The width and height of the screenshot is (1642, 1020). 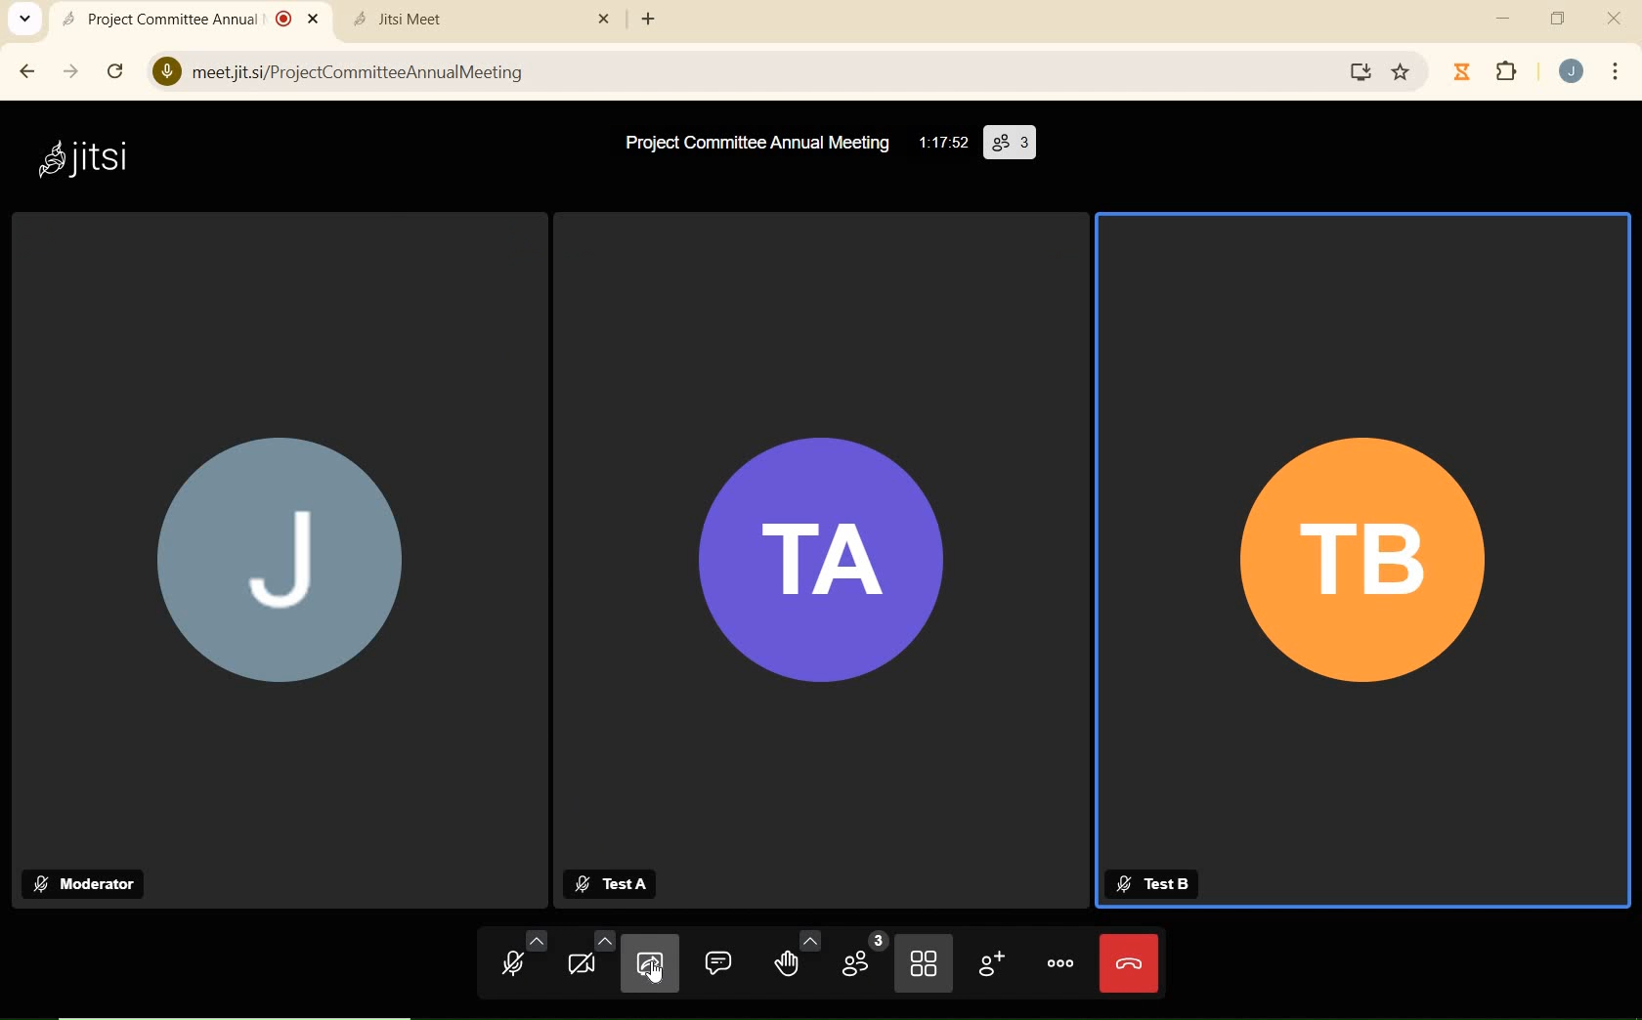 I want to click on raise your hand, so click(x=797, y=955).